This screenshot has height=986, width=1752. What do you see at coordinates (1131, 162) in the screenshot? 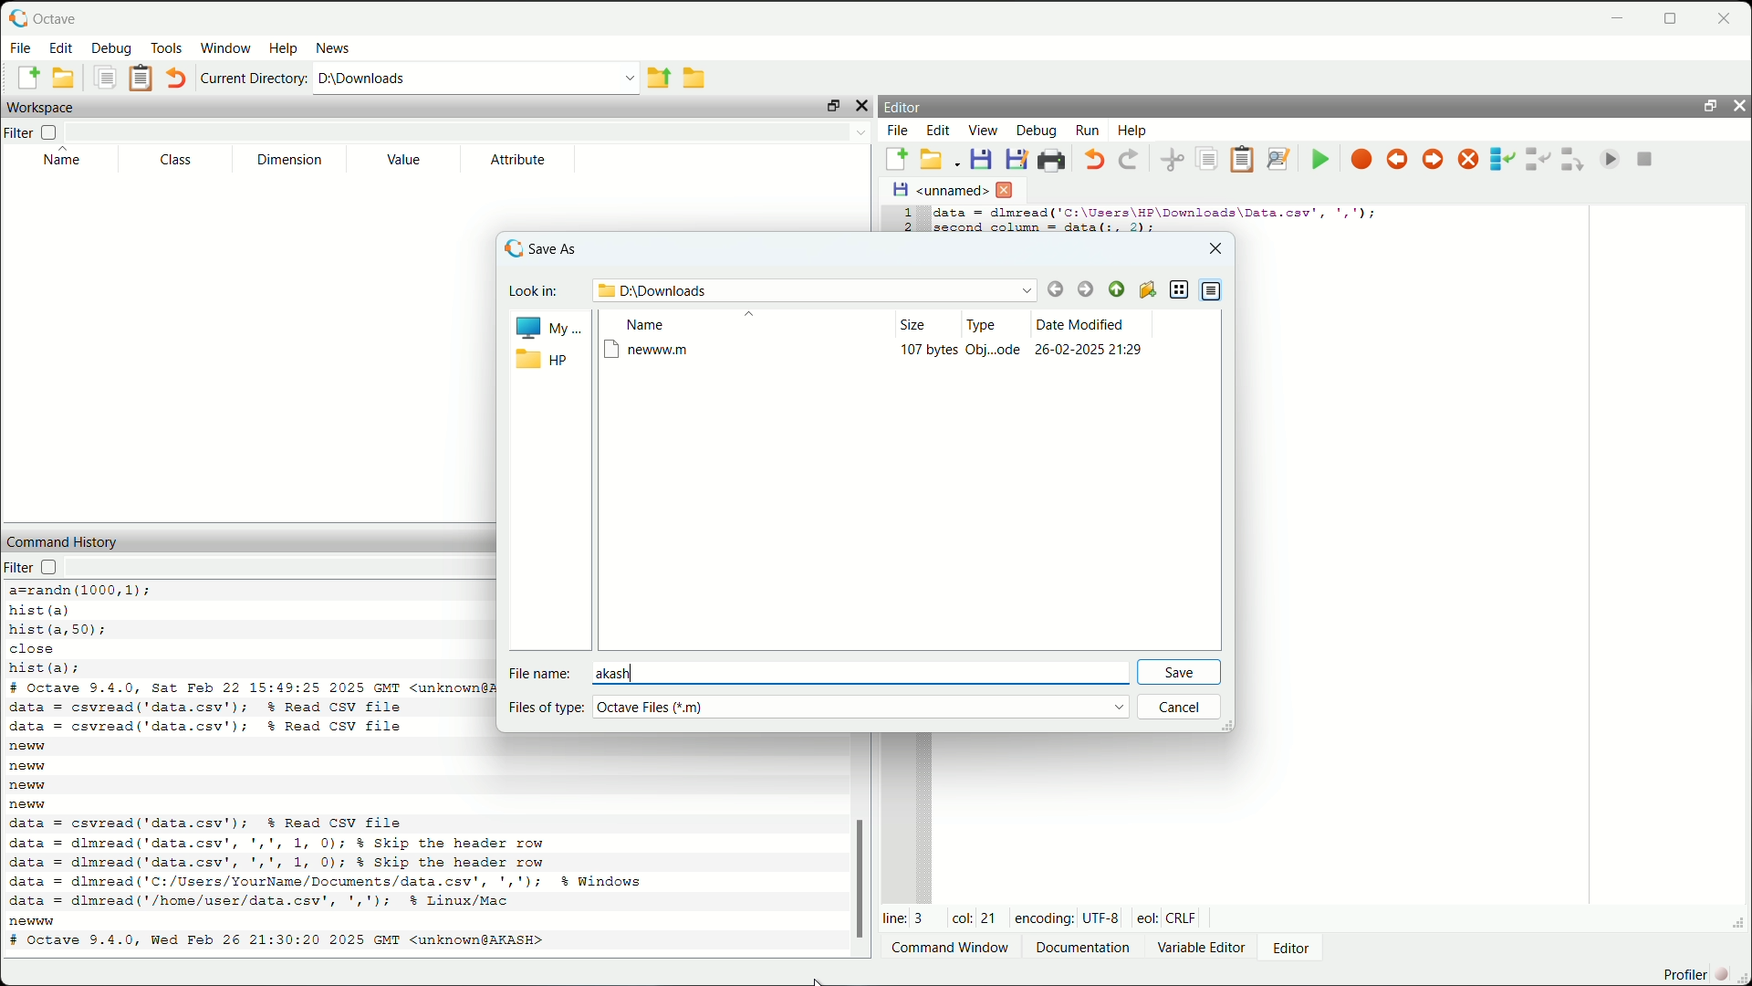
I see `redo` at bounding box center [1131, 162].